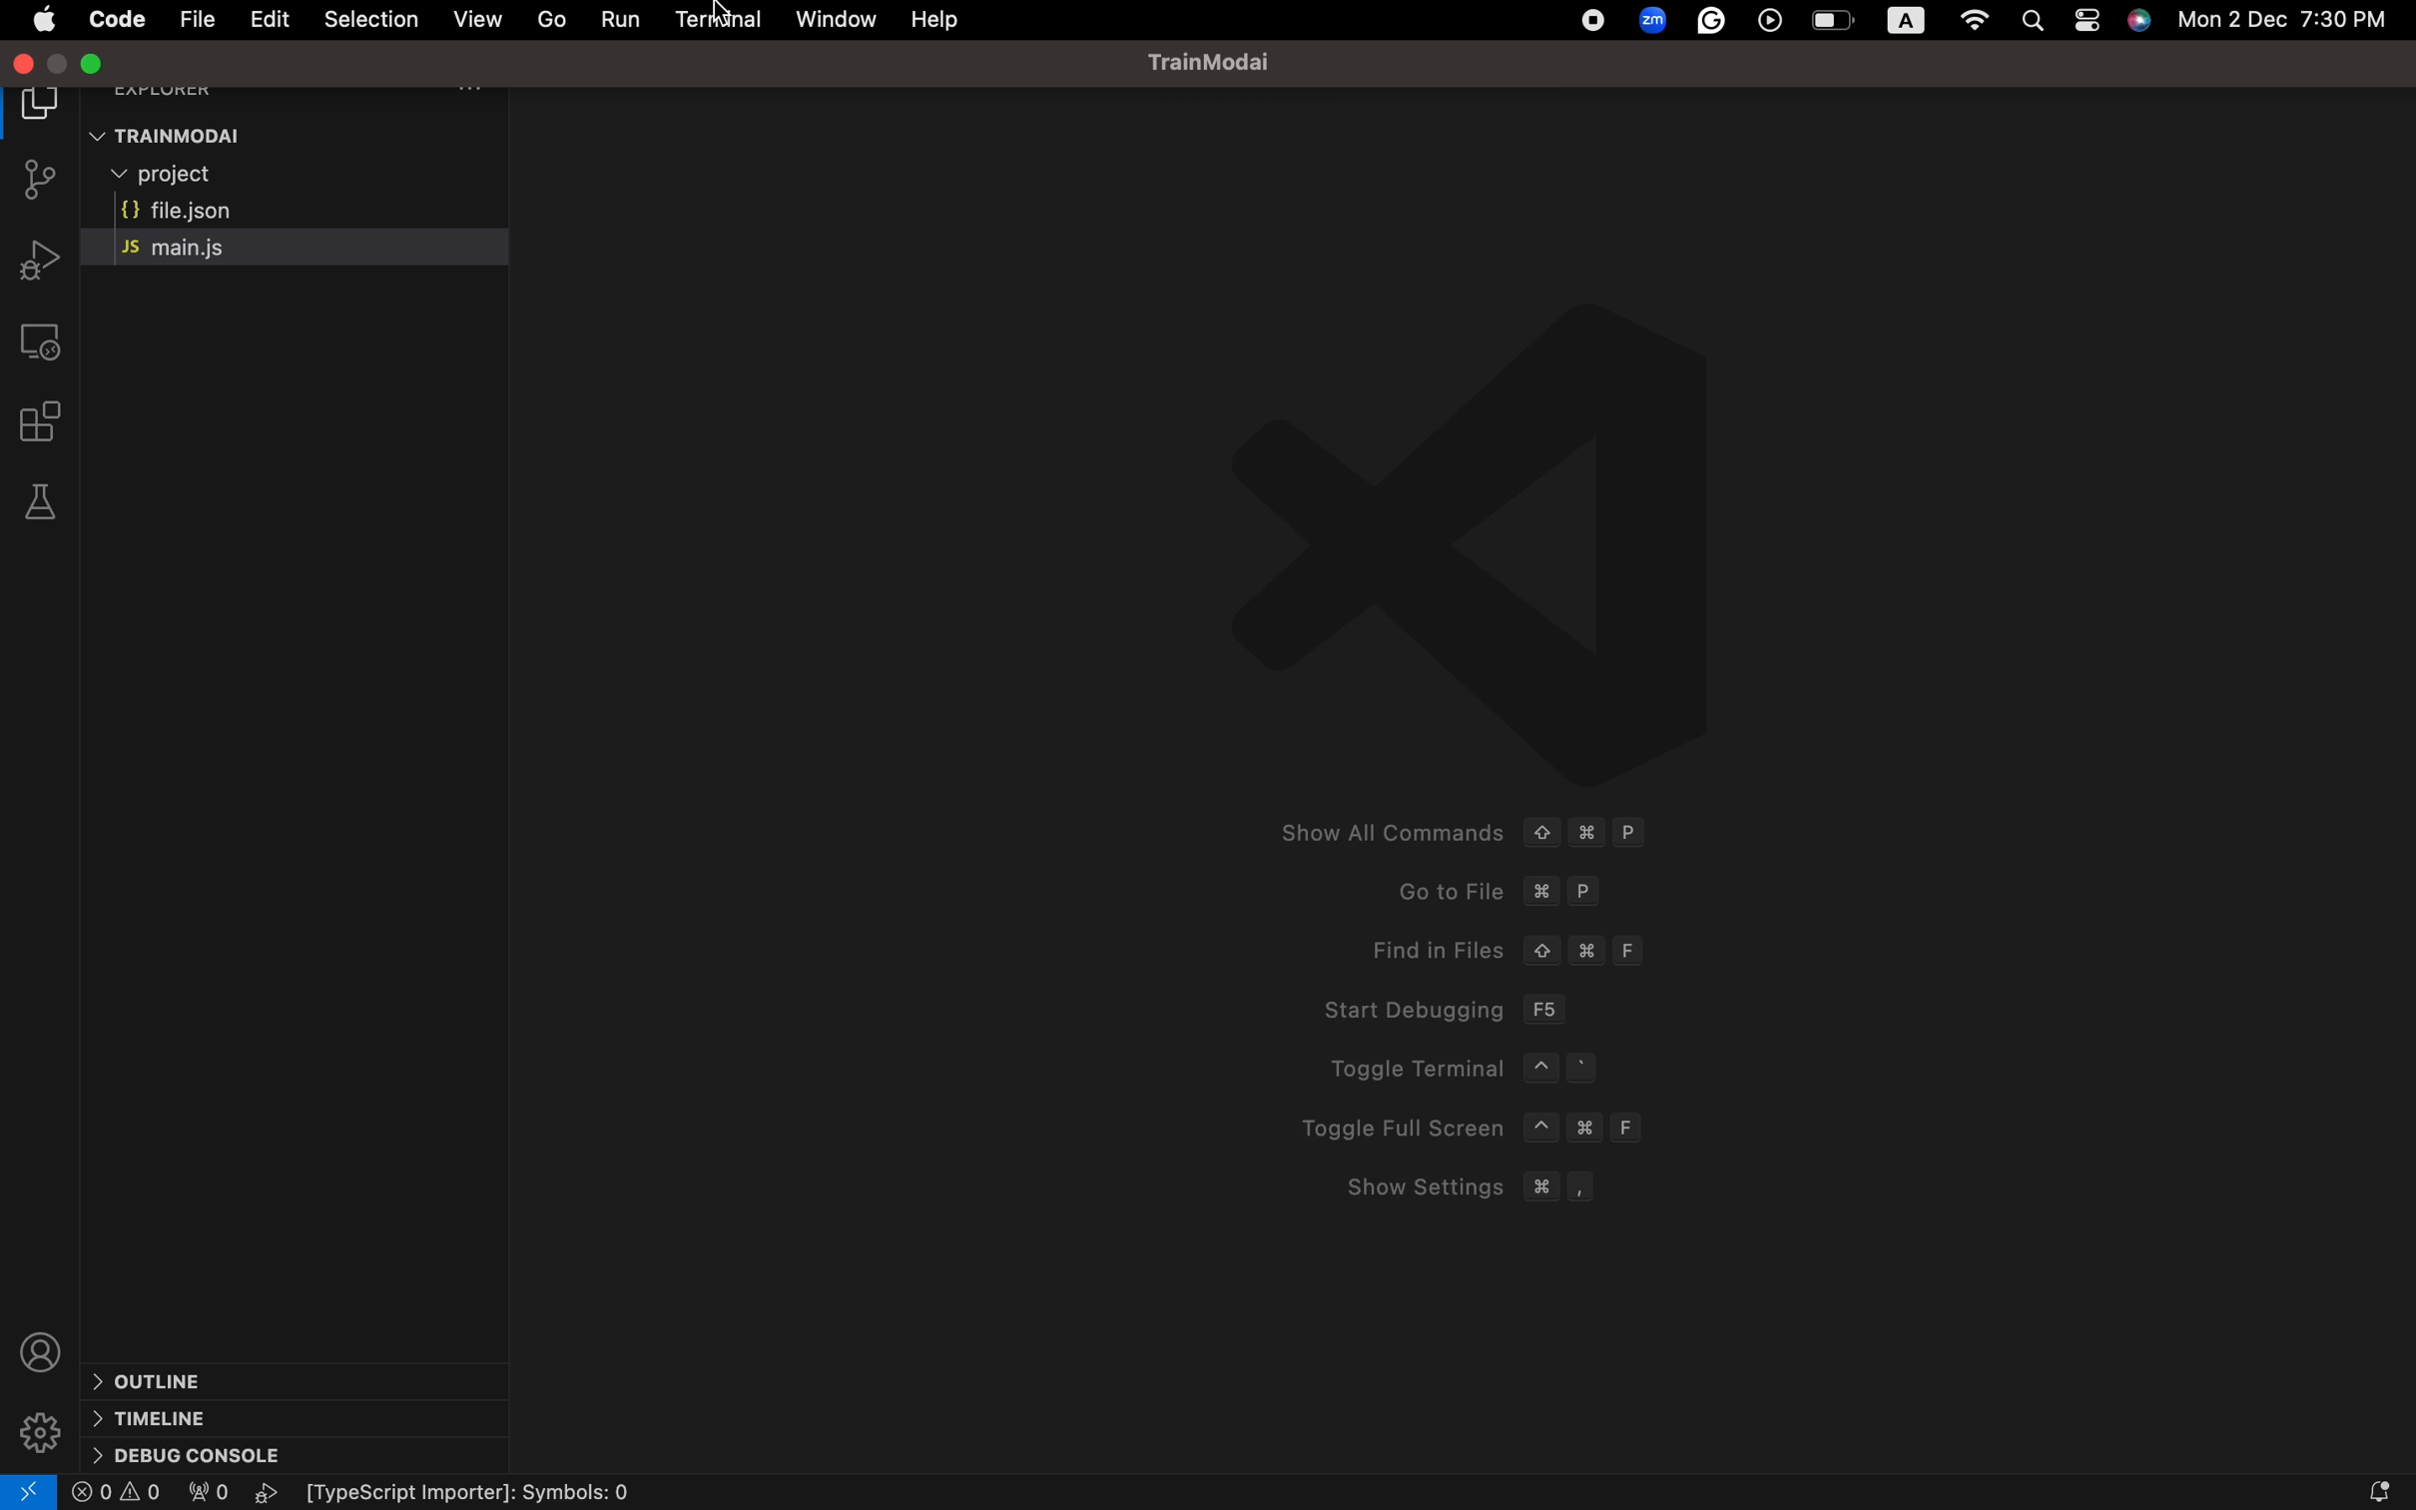 This screenshot has height=1510, width=2416. Describe the element at coordinates (1975, 22) in the screenshot. I see `Wifi` at that location.